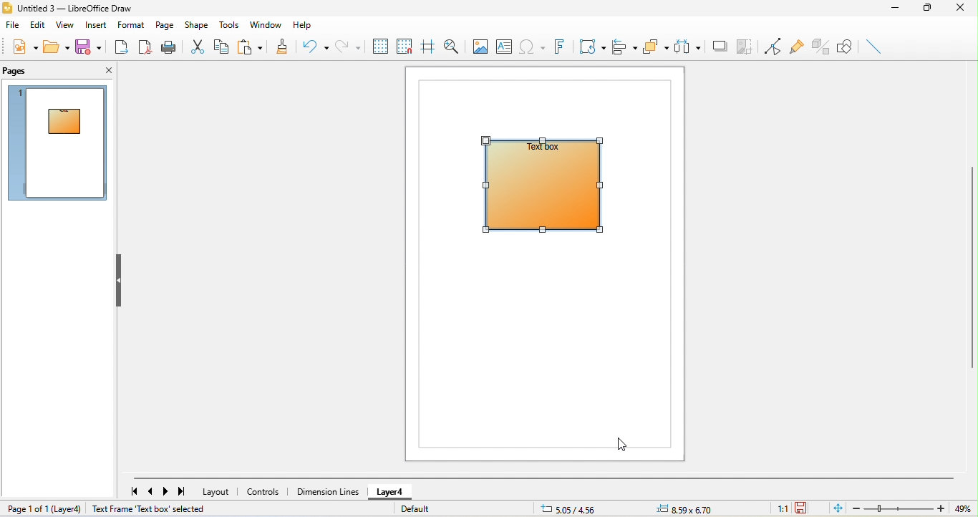 The image size is (978, 517). What do you see at coordinates (79, 7) in the screenshot?
I see `untitled 3- libre office draw` at bounding box center [79, 7].